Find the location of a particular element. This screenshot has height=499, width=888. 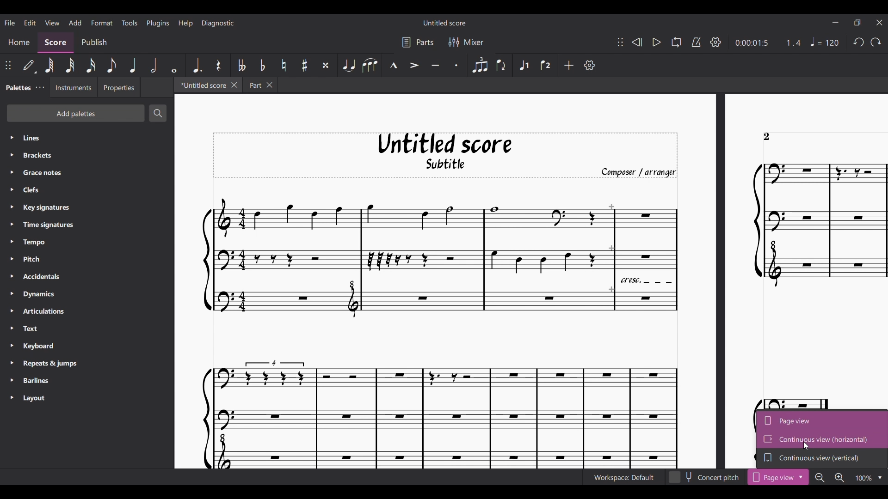

Score title, sub-title, and composer name is located at coordinates (445, 154).